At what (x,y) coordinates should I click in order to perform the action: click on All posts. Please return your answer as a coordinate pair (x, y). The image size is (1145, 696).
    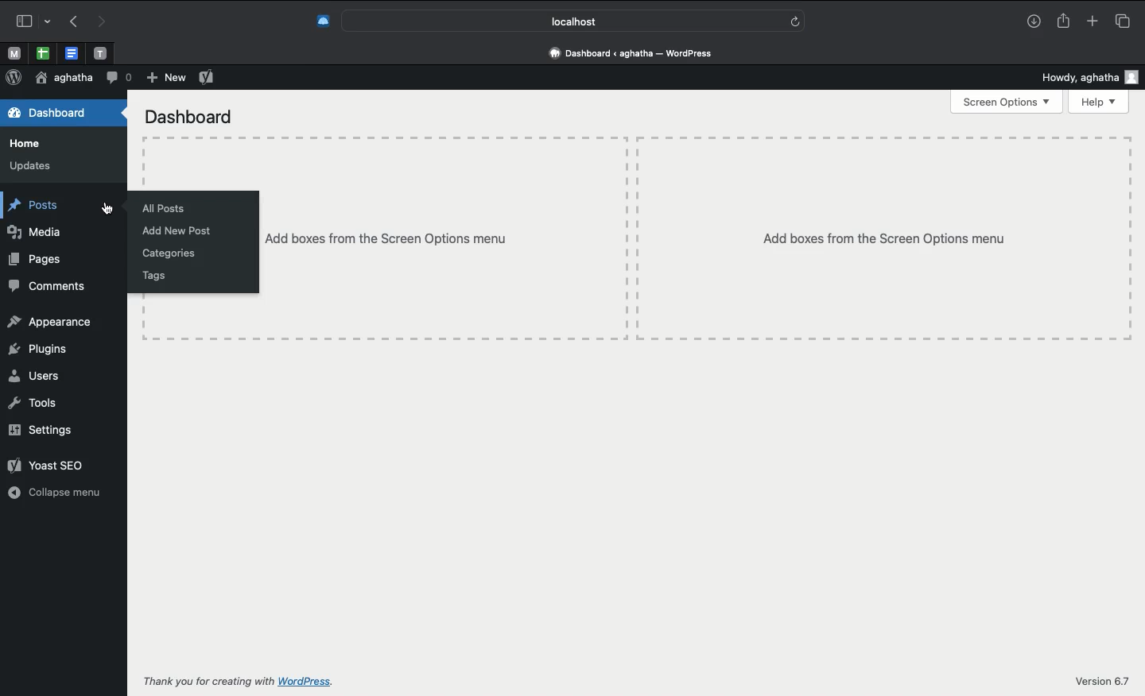
    Looking at the image, I should click on (161, 208).